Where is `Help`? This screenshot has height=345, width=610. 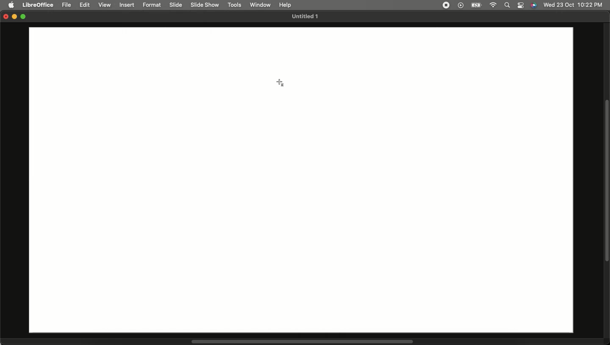
Help is located at coordinates (285, 4).